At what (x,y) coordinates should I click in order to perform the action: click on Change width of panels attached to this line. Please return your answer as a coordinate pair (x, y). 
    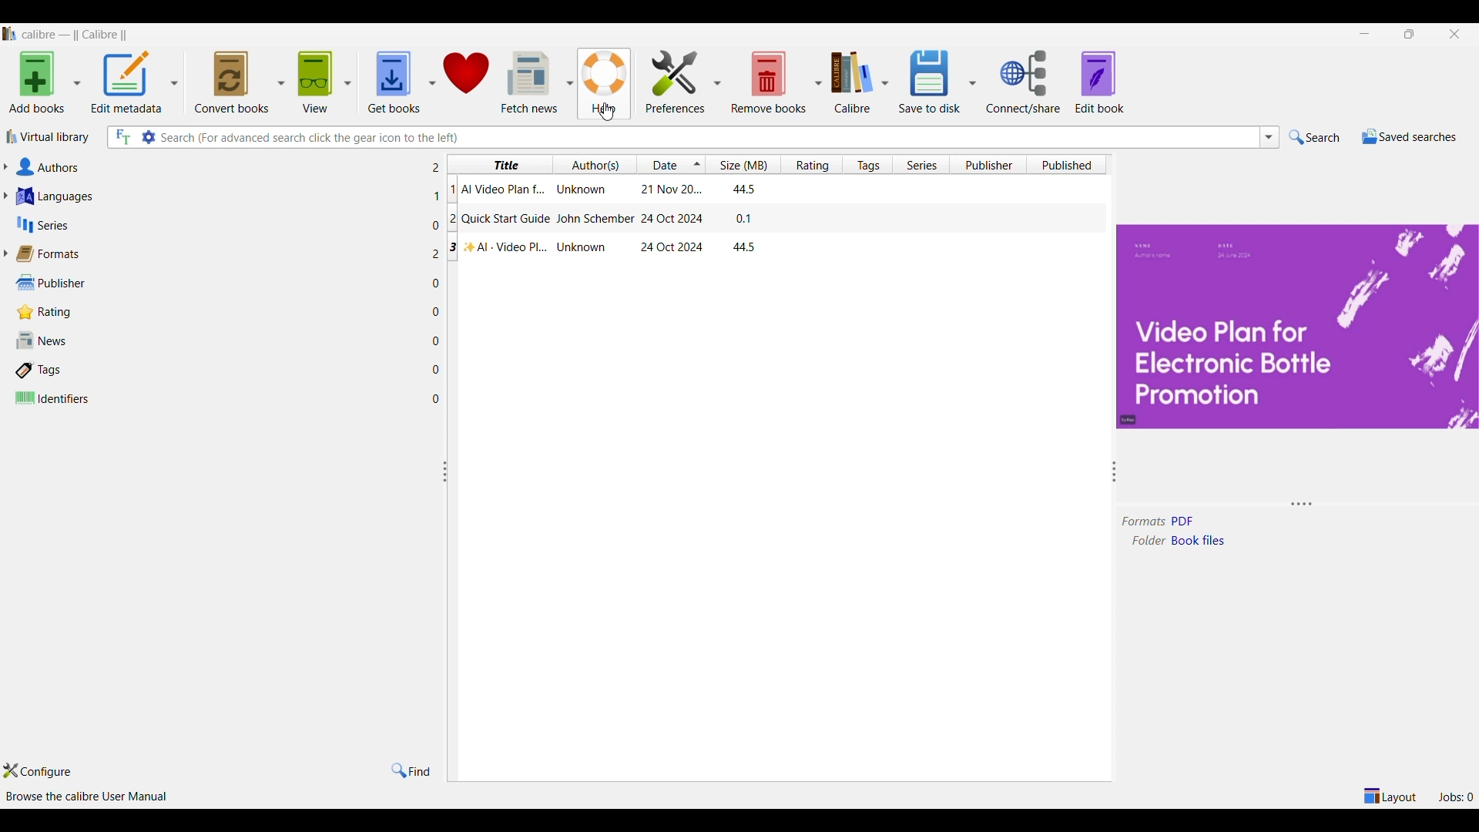
    Looking at the image, I should click on (444, 475).